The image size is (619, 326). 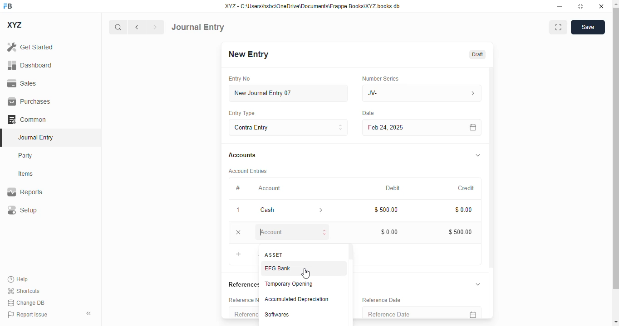 I want to click on common, so click(x=27, y=119).